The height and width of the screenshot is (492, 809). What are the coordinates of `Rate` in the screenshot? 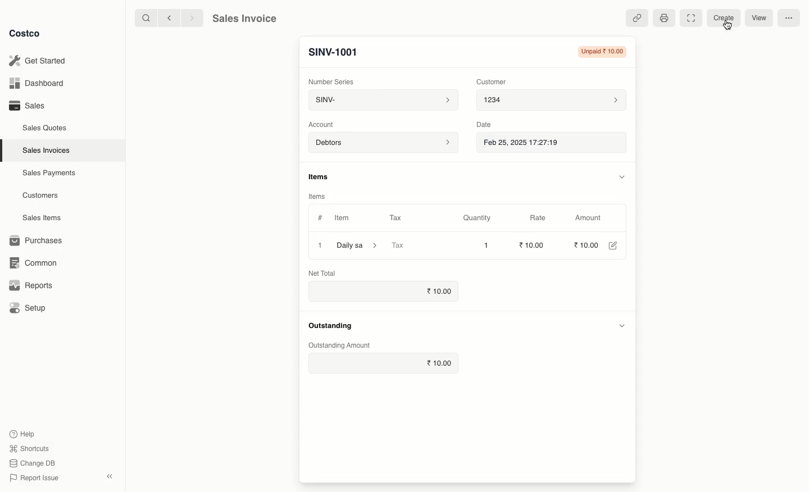 It's located at (541, 217).